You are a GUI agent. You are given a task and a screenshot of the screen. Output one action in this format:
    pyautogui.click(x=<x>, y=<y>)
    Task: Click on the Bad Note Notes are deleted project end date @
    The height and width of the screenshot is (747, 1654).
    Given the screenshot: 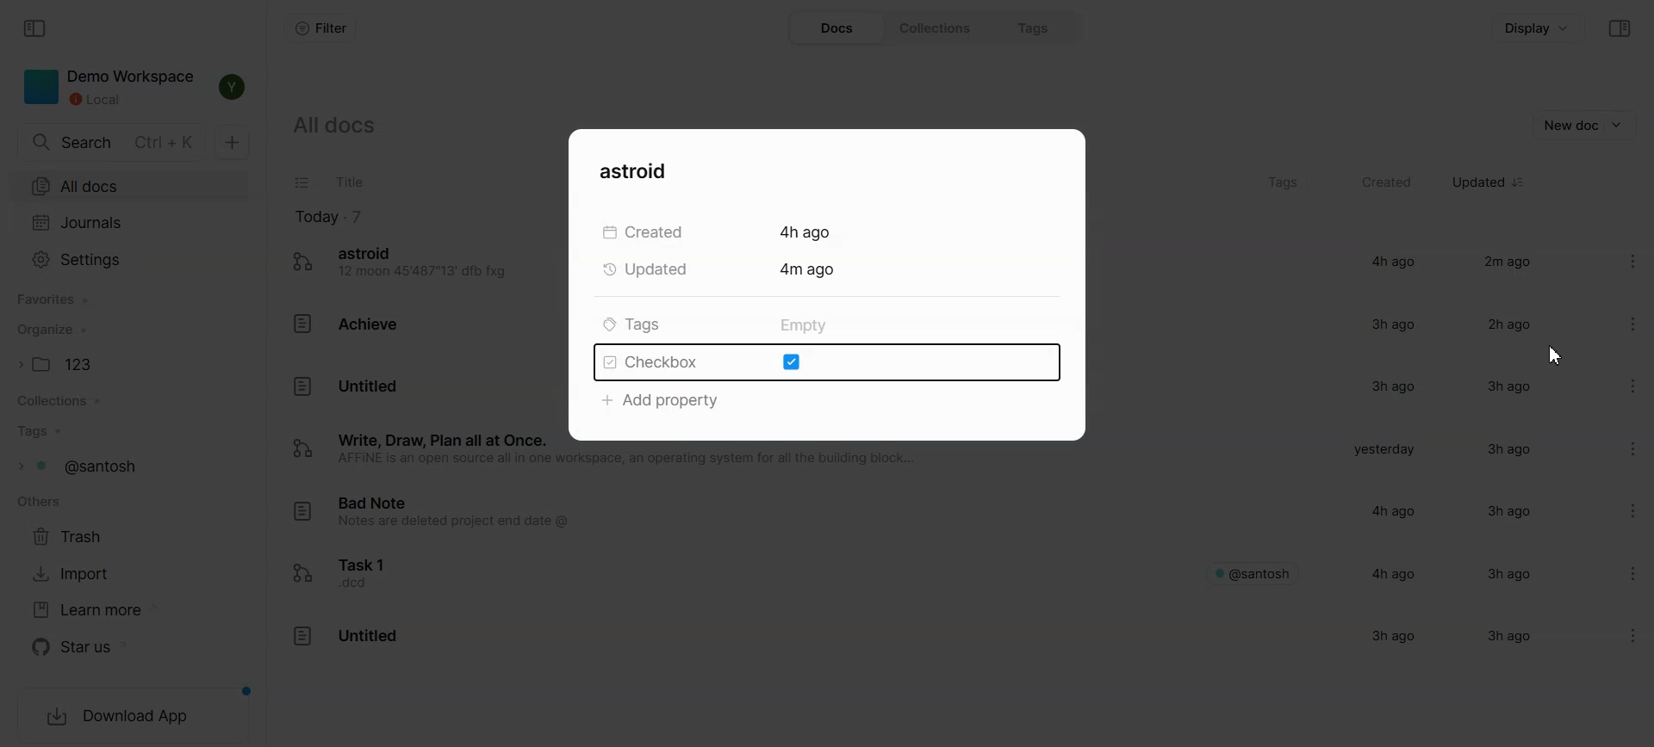 What is the action you would take?
    pyautogui.click(x=448, y=517)
    